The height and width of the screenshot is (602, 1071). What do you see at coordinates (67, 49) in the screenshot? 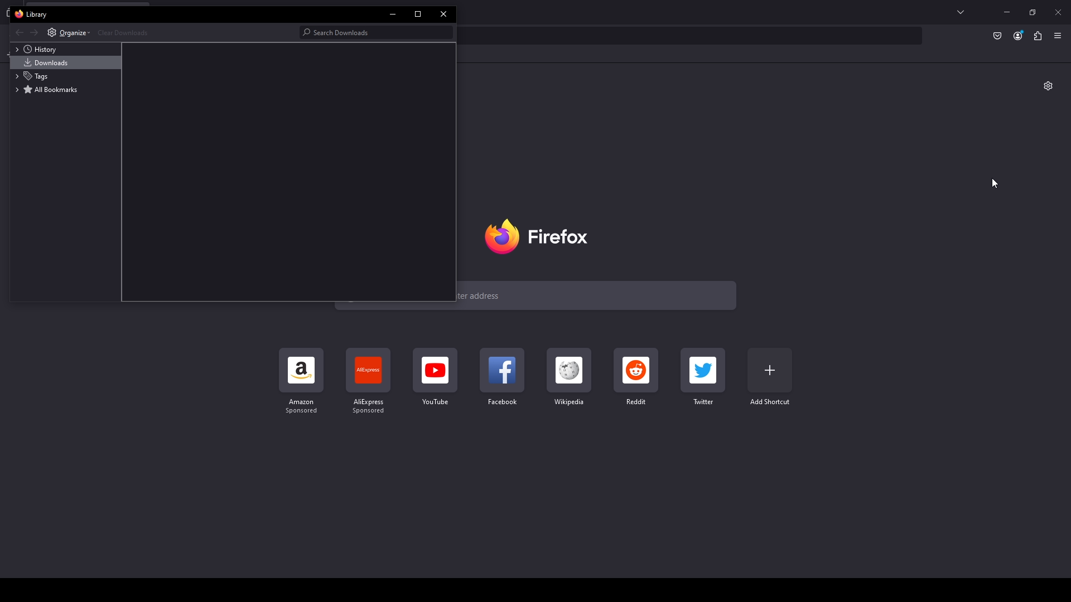
I see `History` at bounding box center [67, 49].